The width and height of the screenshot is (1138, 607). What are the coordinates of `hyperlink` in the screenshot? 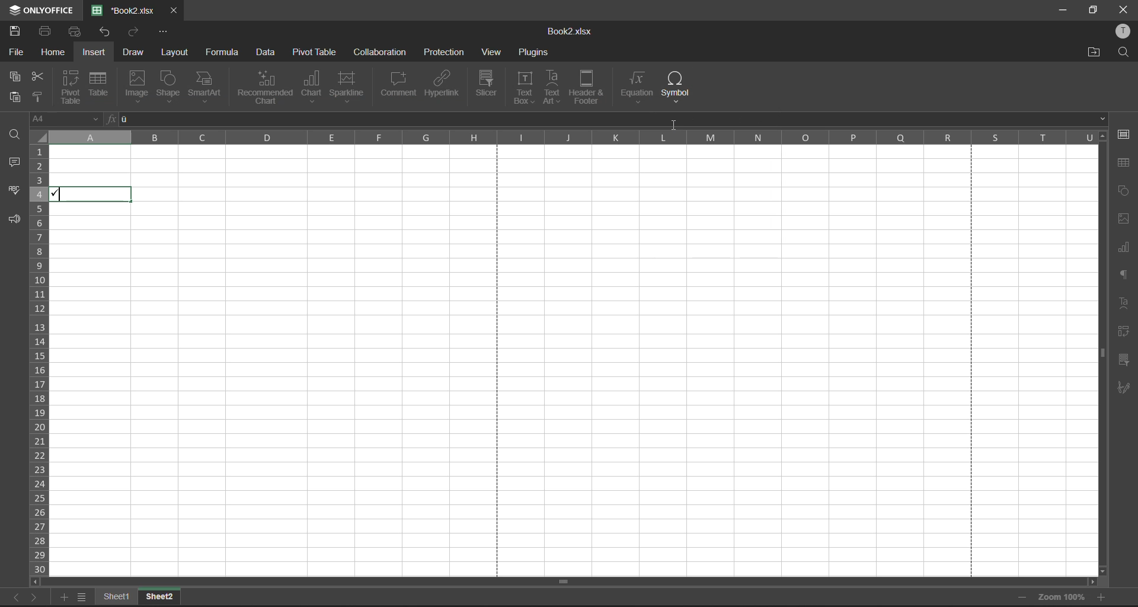 It's located at (443, 85).